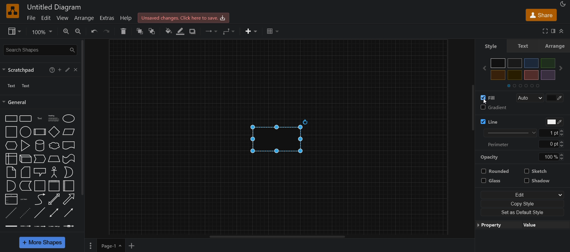 Image resolution: width=570 pixels, height=252 pixels. Describe the element at coordinates (39, 159) in the screenshot. I see `step` at that location.